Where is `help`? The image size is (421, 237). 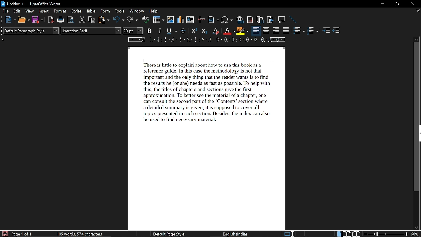
help is located at coordinates (153, 11).